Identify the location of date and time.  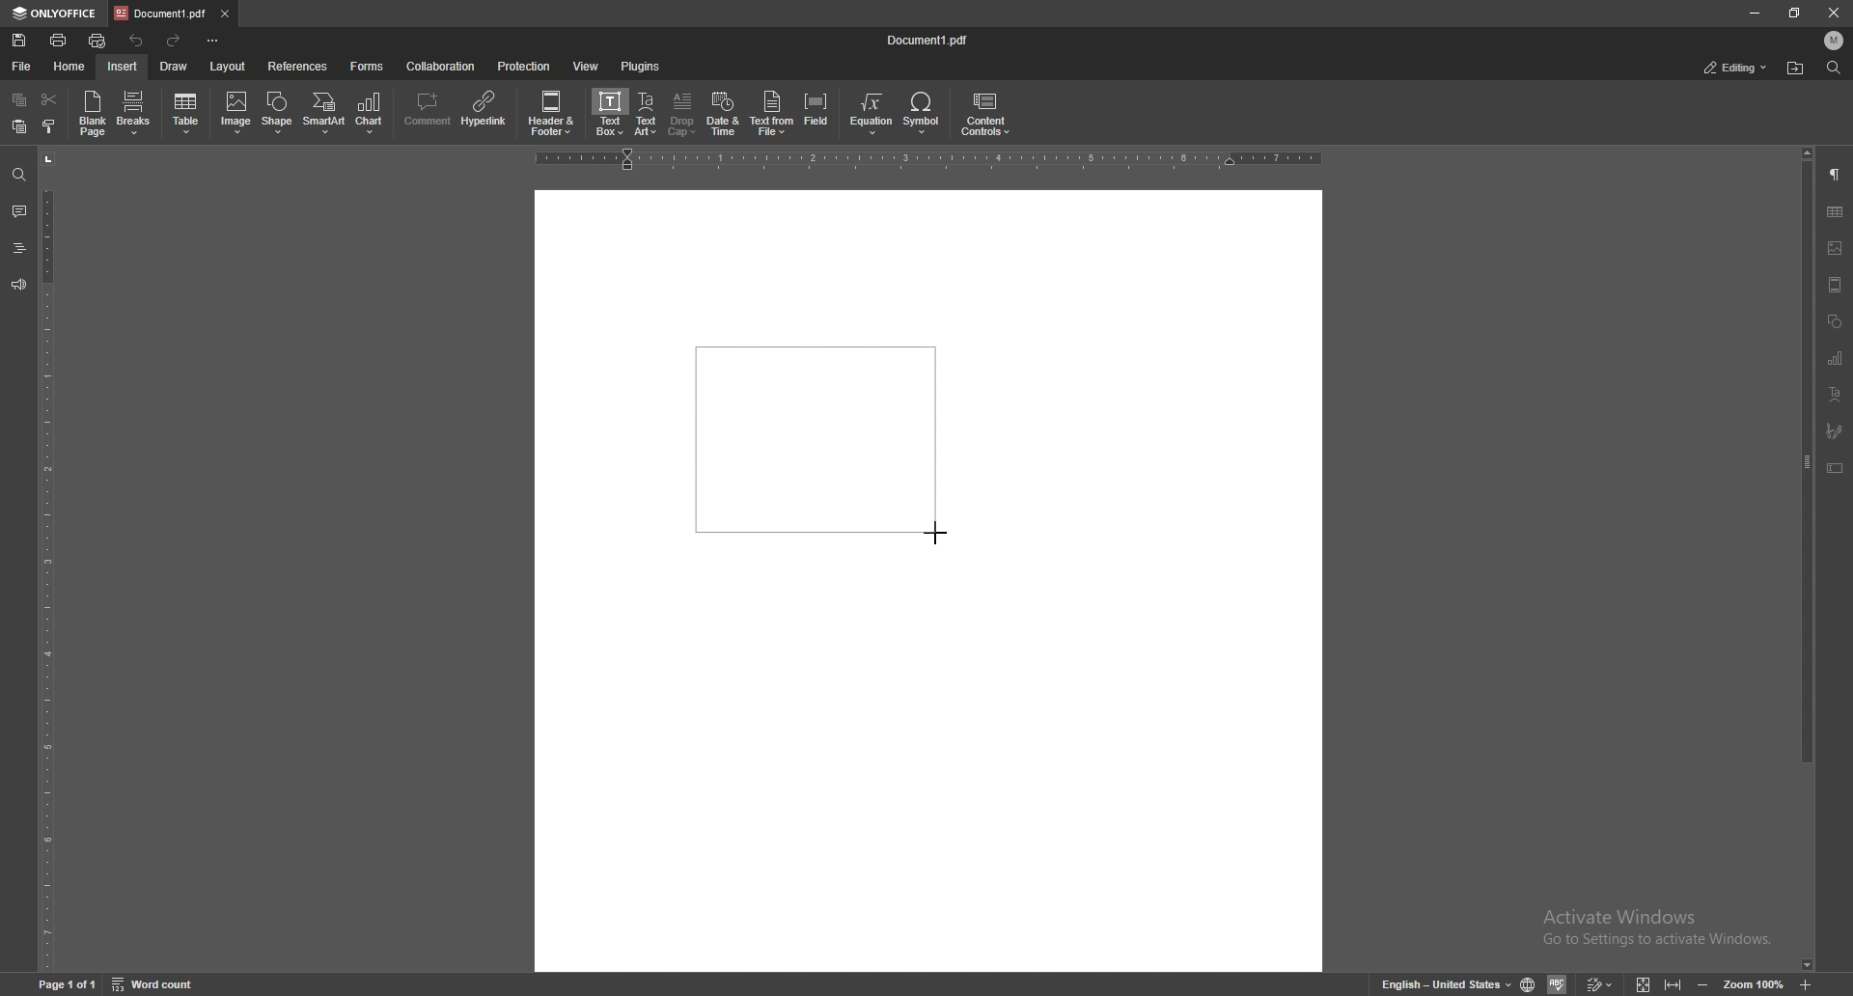
(723, 114).